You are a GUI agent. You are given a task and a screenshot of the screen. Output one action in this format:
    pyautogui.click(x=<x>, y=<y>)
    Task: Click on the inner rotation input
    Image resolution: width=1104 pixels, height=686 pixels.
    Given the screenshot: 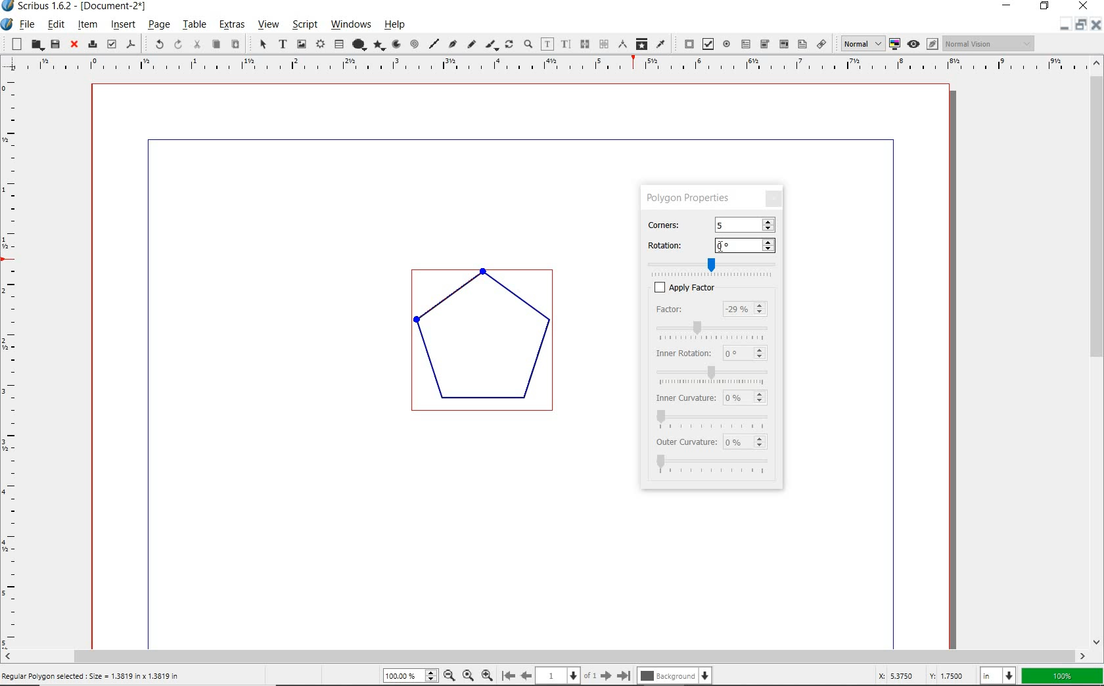 What is the action you would take?
    pyautogui.click(x=745, y=353)
    